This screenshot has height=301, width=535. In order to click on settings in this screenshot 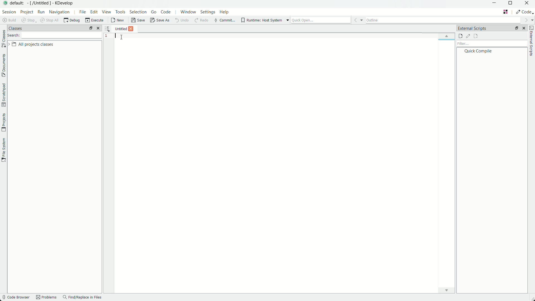, I will do `click(208, 12)`.